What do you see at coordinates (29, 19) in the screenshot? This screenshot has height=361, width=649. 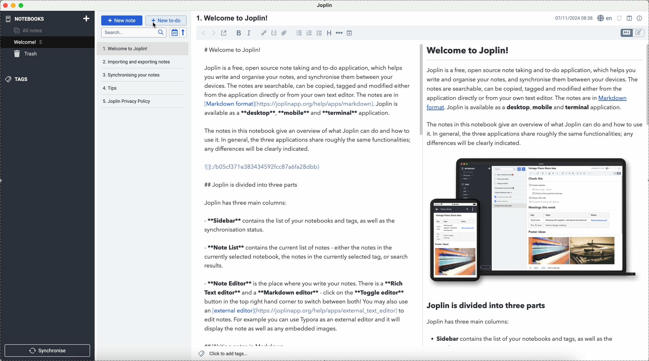 I see `notebooks tab` at bounding box center [29, 19].